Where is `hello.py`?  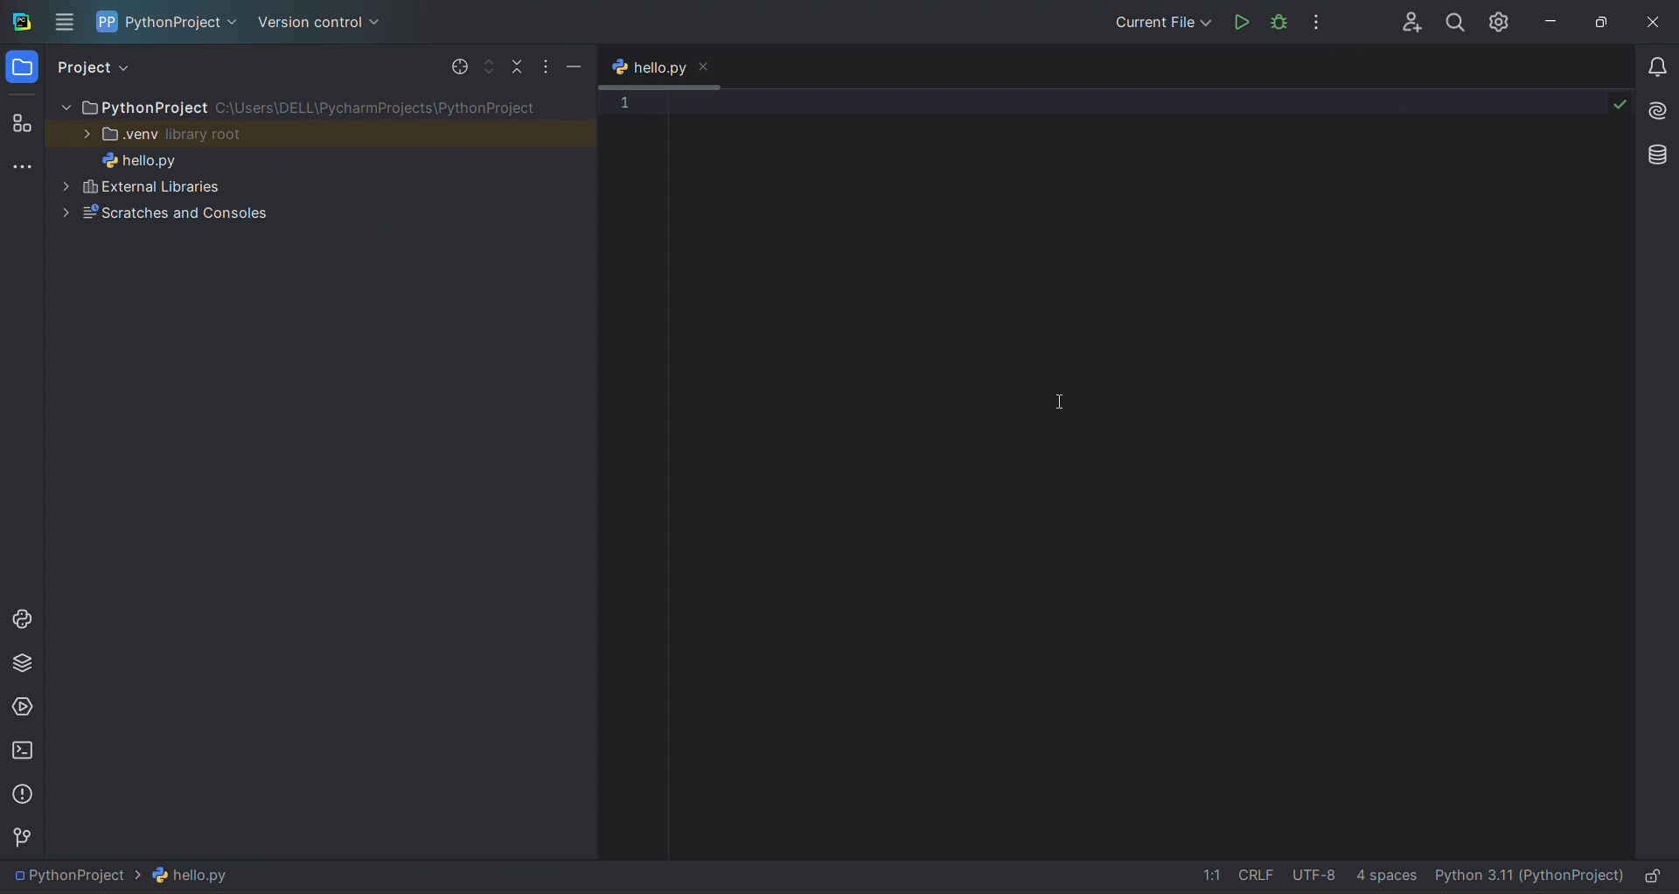 hello.py is located at coordinates (172, 157).